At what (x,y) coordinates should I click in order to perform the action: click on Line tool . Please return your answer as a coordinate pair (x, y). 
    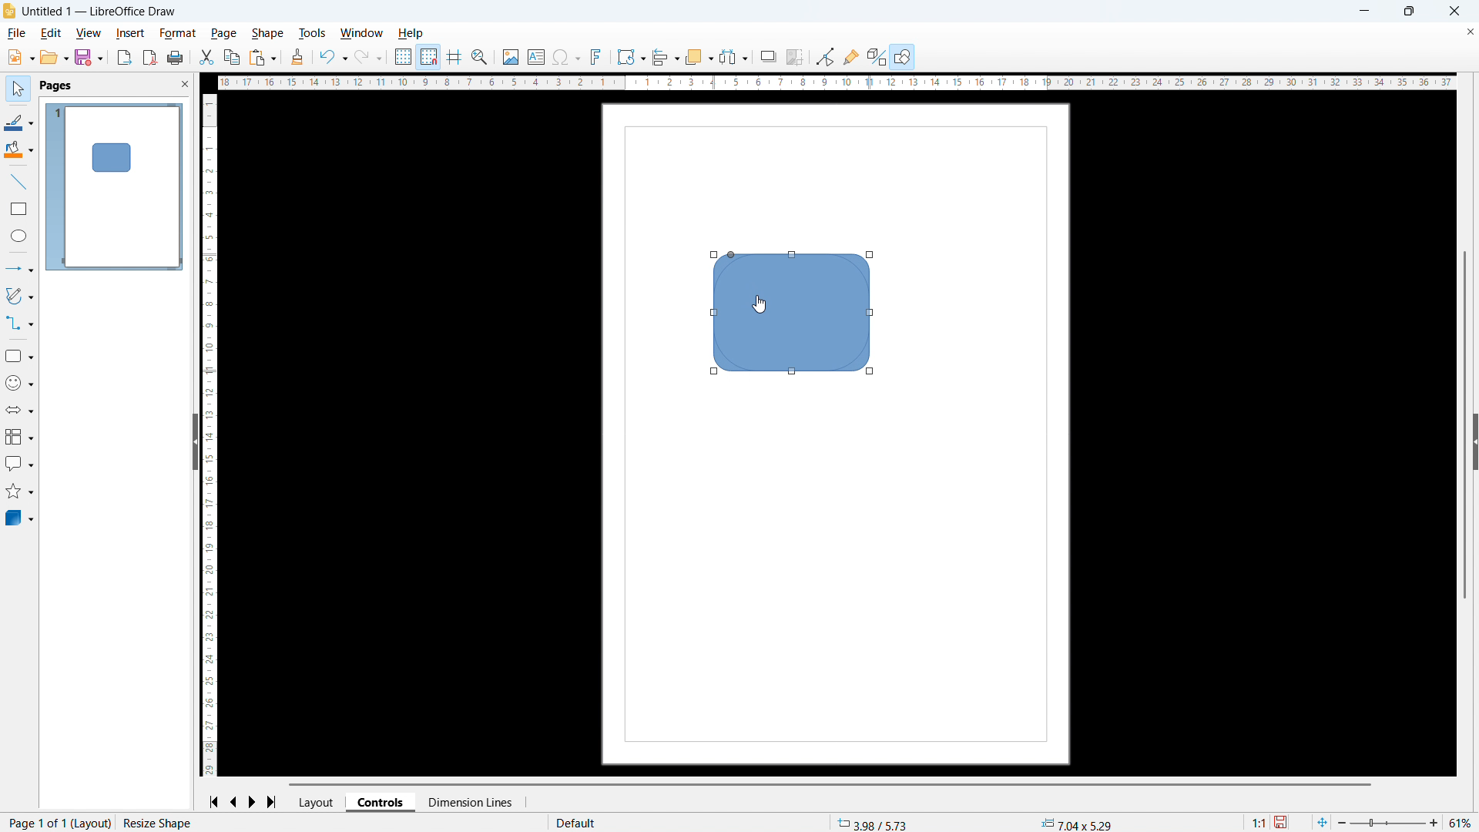
    Looking at the image, I should click on (17, 182).